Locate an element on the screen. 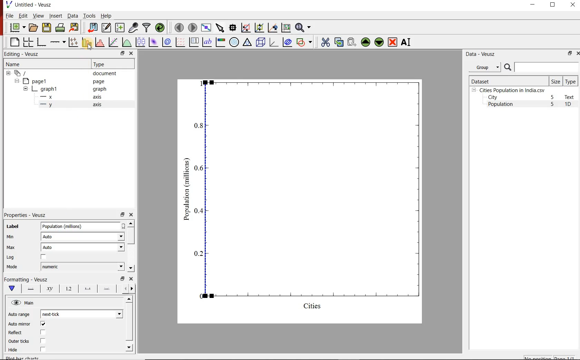  minor ticks is located at coordinates (107, 289).